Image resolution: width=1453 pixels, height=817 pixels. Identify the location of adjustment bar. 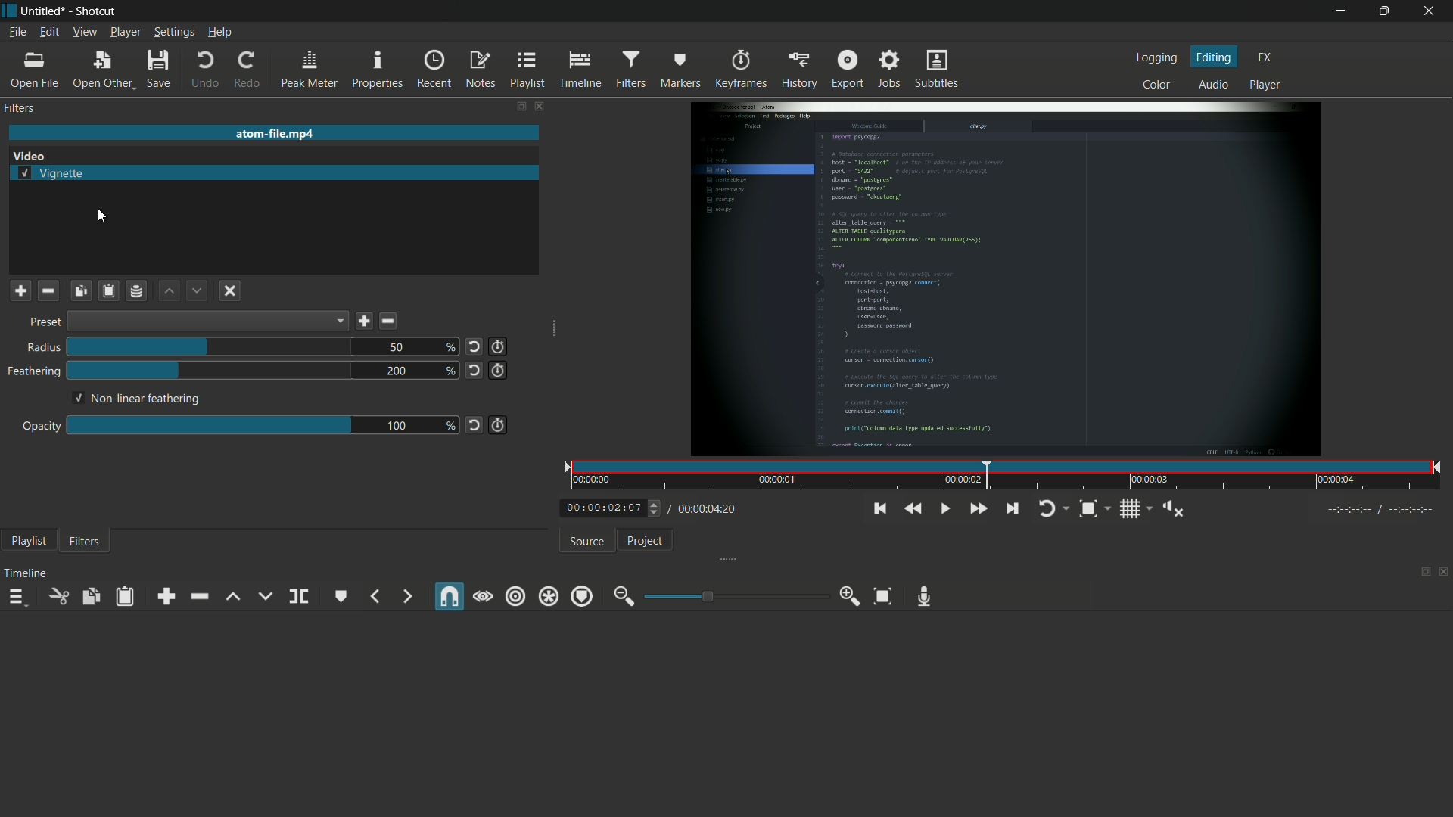
(208, 371).